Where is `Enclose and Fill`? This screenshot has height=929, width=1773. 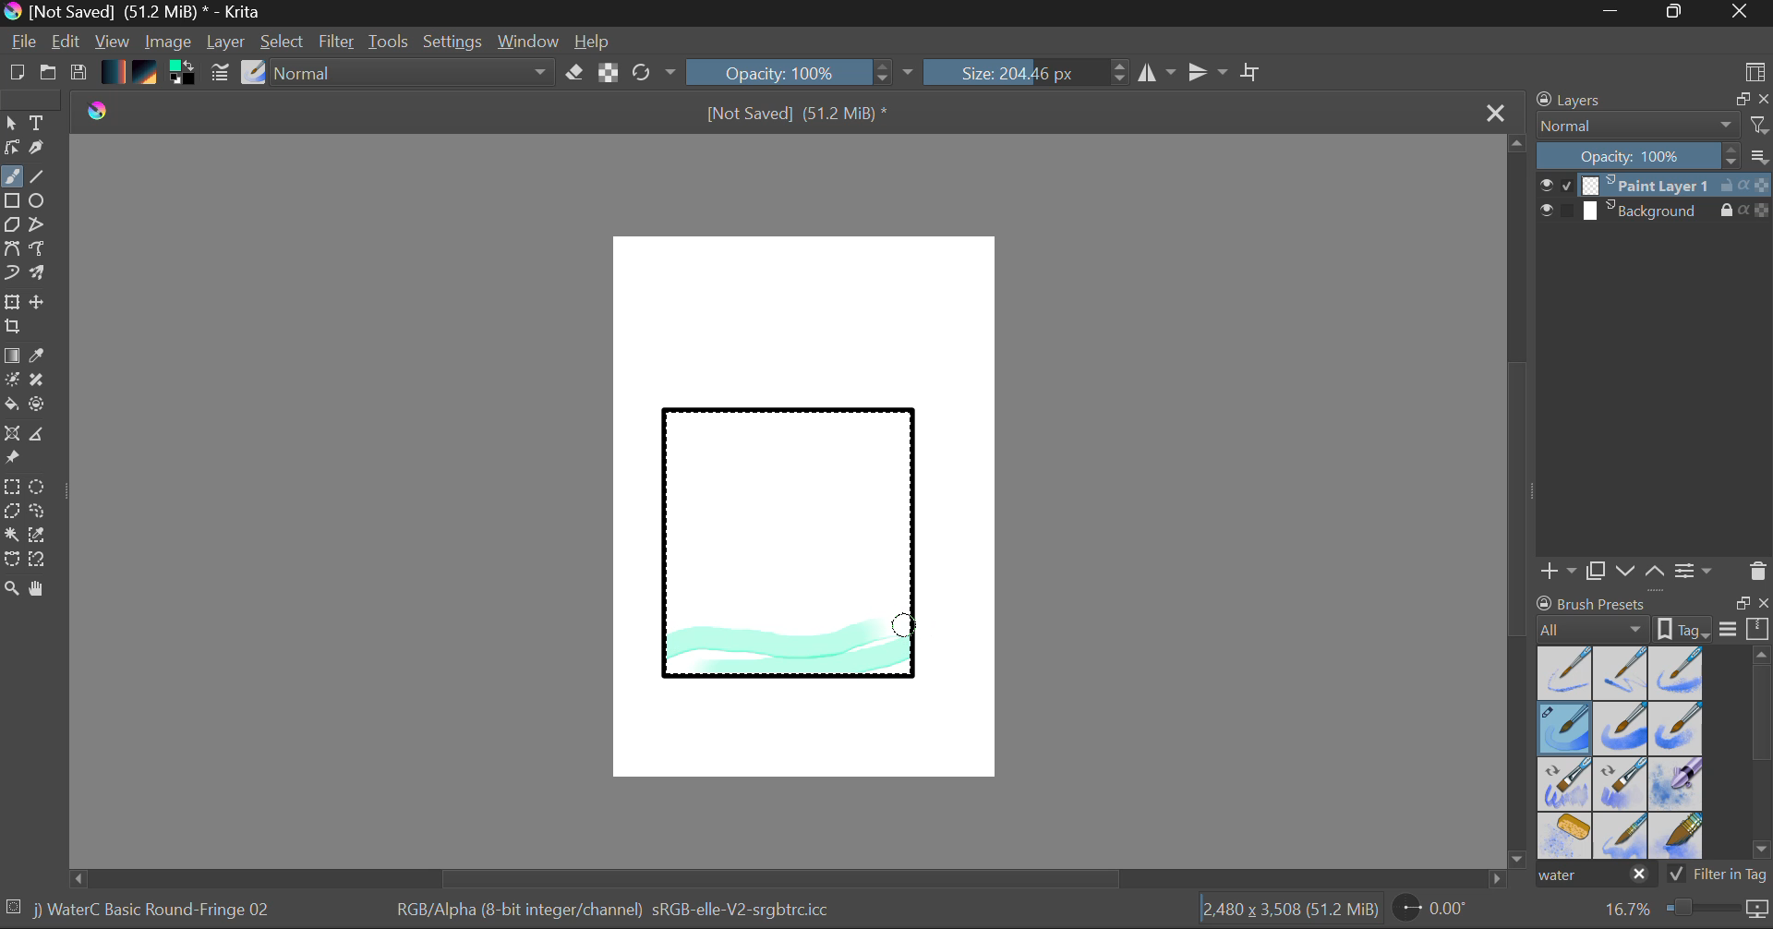
Enclose and Fill is located at coordinates (41, 406).